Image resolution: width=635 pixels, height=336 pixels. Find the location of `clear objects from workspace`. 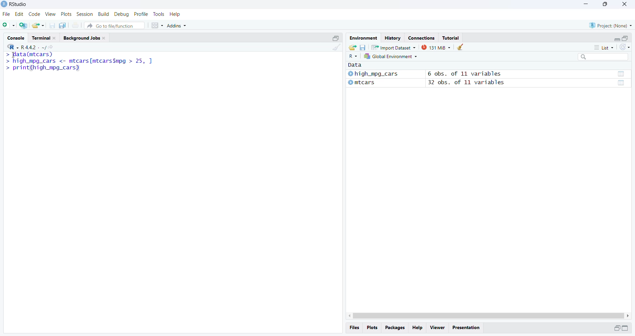

clear objects from workspace is located at coordinates (460, 47).